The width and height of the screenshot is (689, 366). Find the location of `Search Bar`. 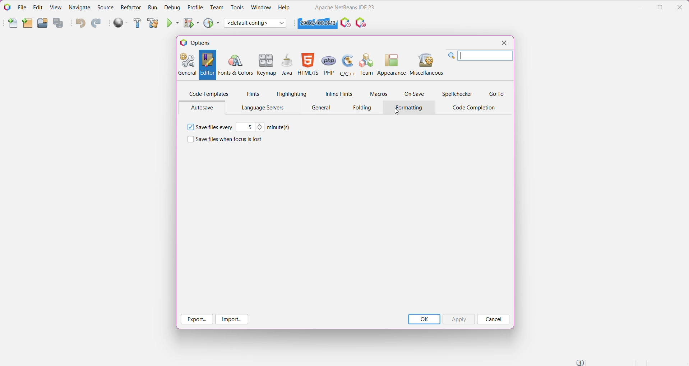

Search Bar is located at coordinates (481, 56).